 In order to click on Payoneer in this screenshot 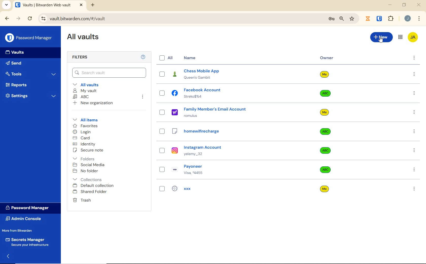, I will do `click(208, 169)`.